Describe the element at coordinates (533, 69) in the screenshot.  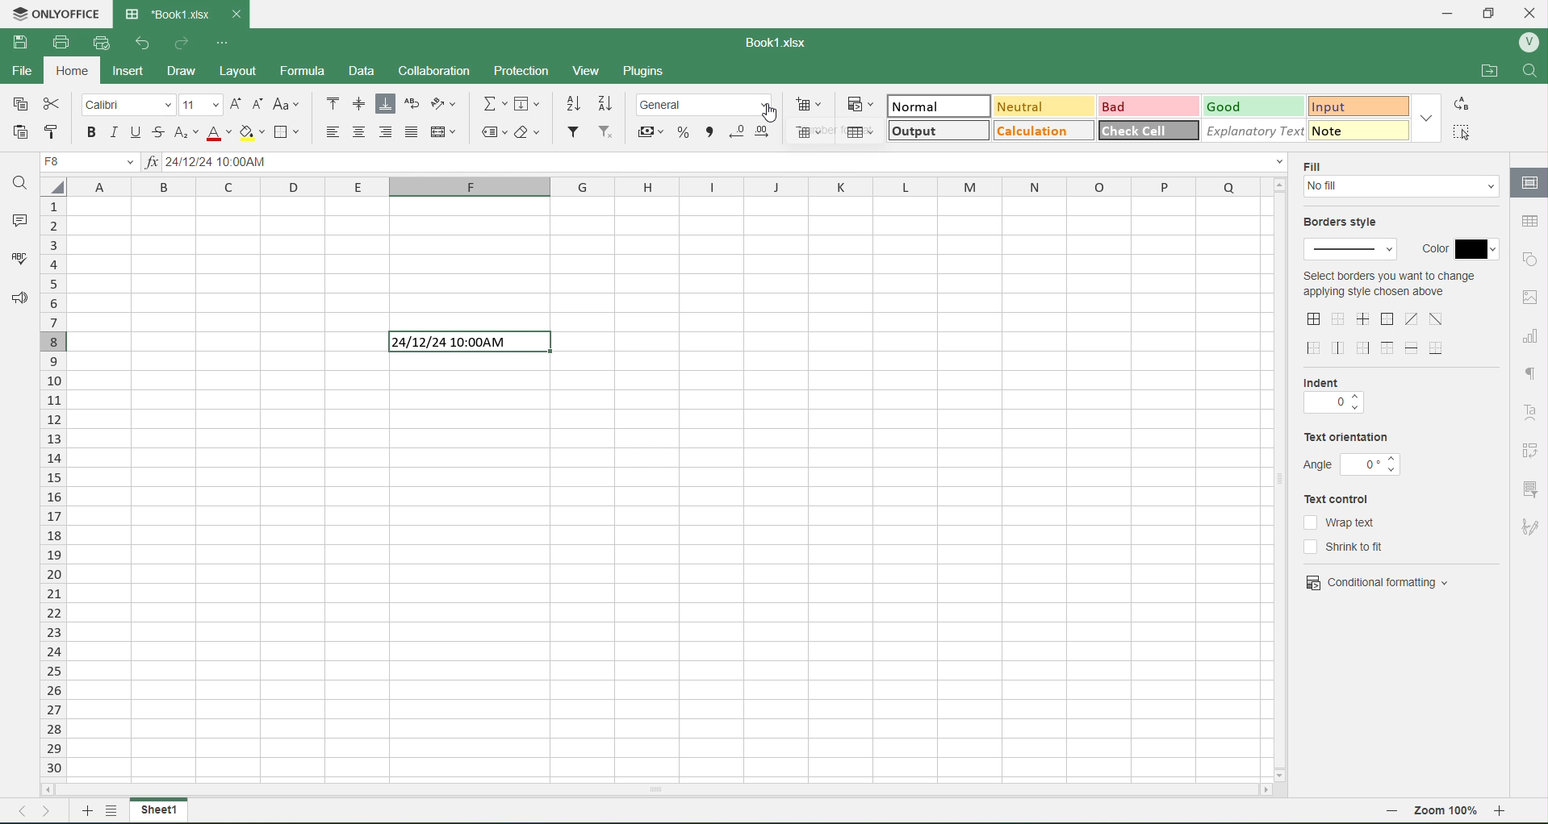
I see `Protection` at that location.